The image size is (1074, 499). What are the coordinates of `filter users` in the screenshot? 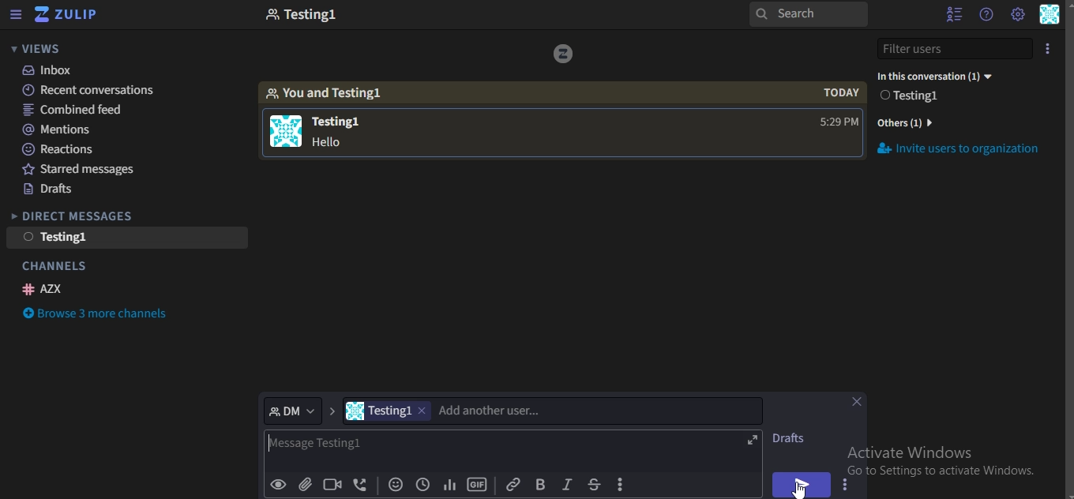 It's located at (956, 47).